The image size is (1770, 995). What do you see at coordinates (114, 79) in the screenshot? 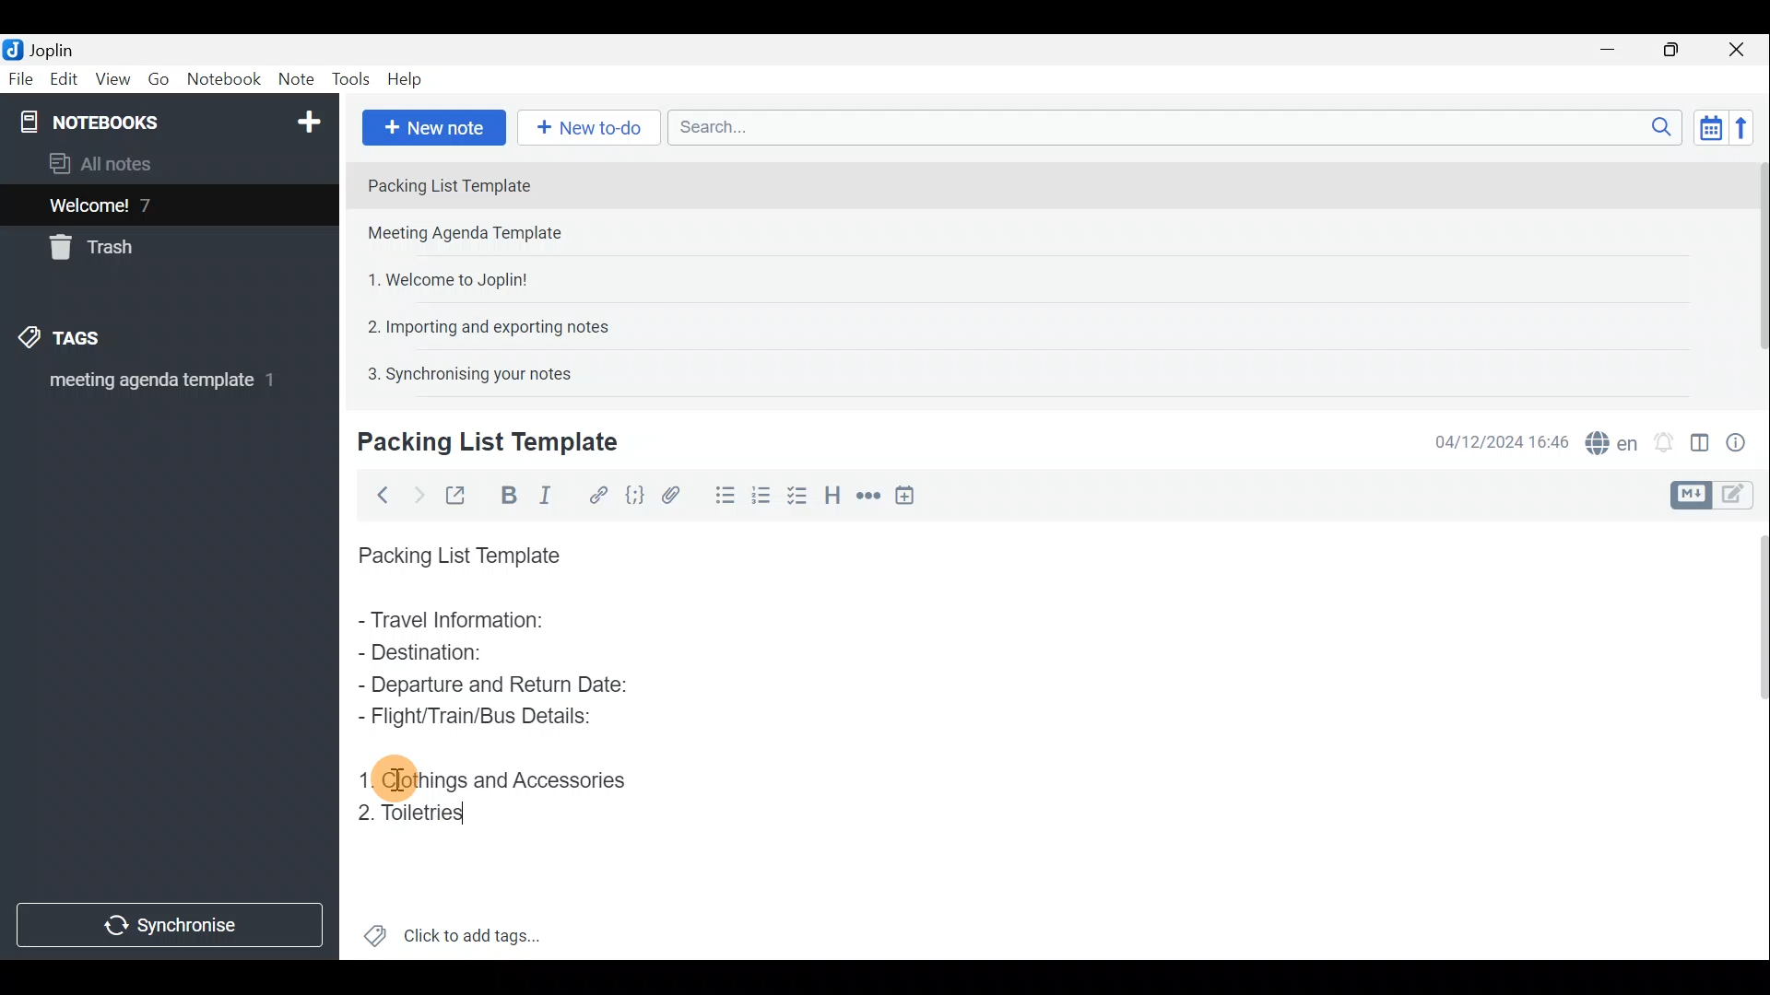
I see `View` at bounding box center [114, 79].